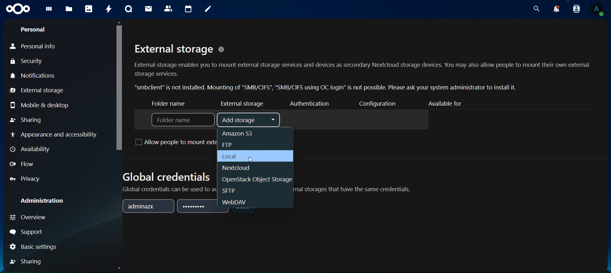 This screenshot has width=611, height=273. Describe the element at coordinates (36, 90) in the screenshot. I see `external storage` at that location.